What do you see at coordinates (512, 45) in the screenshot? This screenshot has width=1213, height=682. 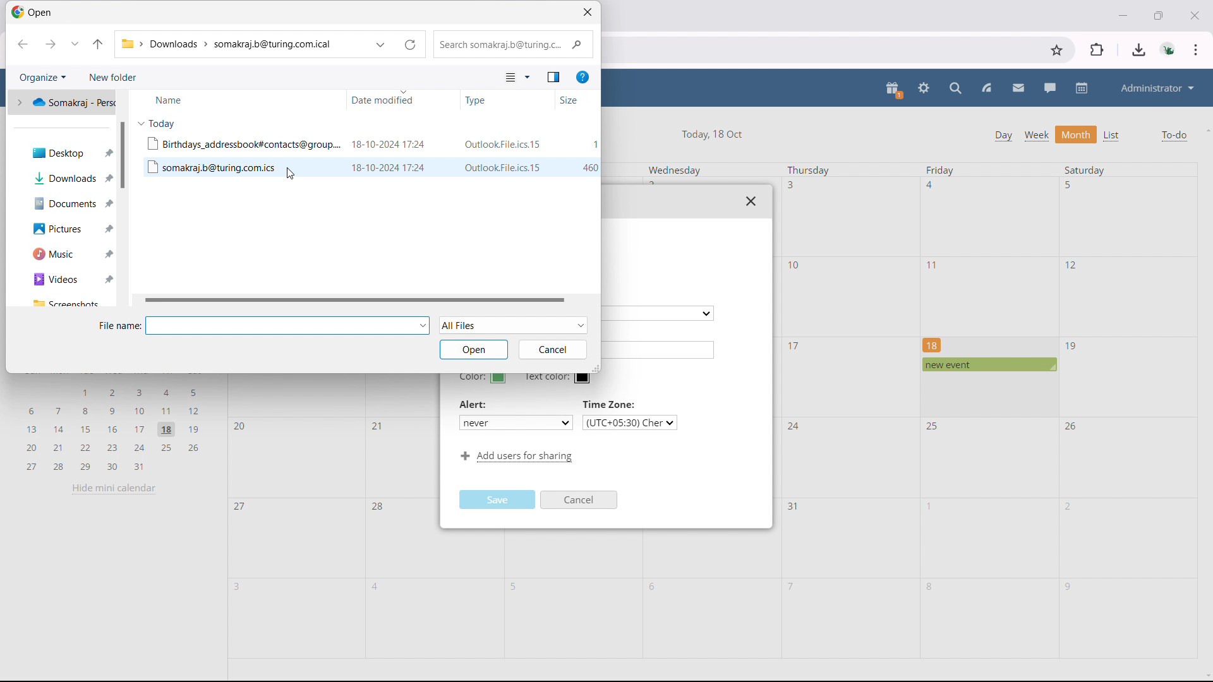 I see `Search somakrajb@turing.c..` at bounding box center [512, 45].